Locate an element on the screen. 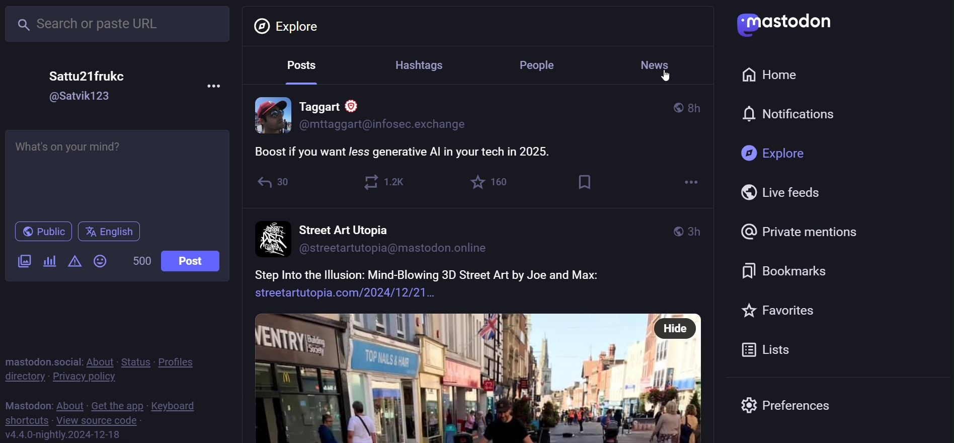  keyboard is located at coordinates (175, 405).